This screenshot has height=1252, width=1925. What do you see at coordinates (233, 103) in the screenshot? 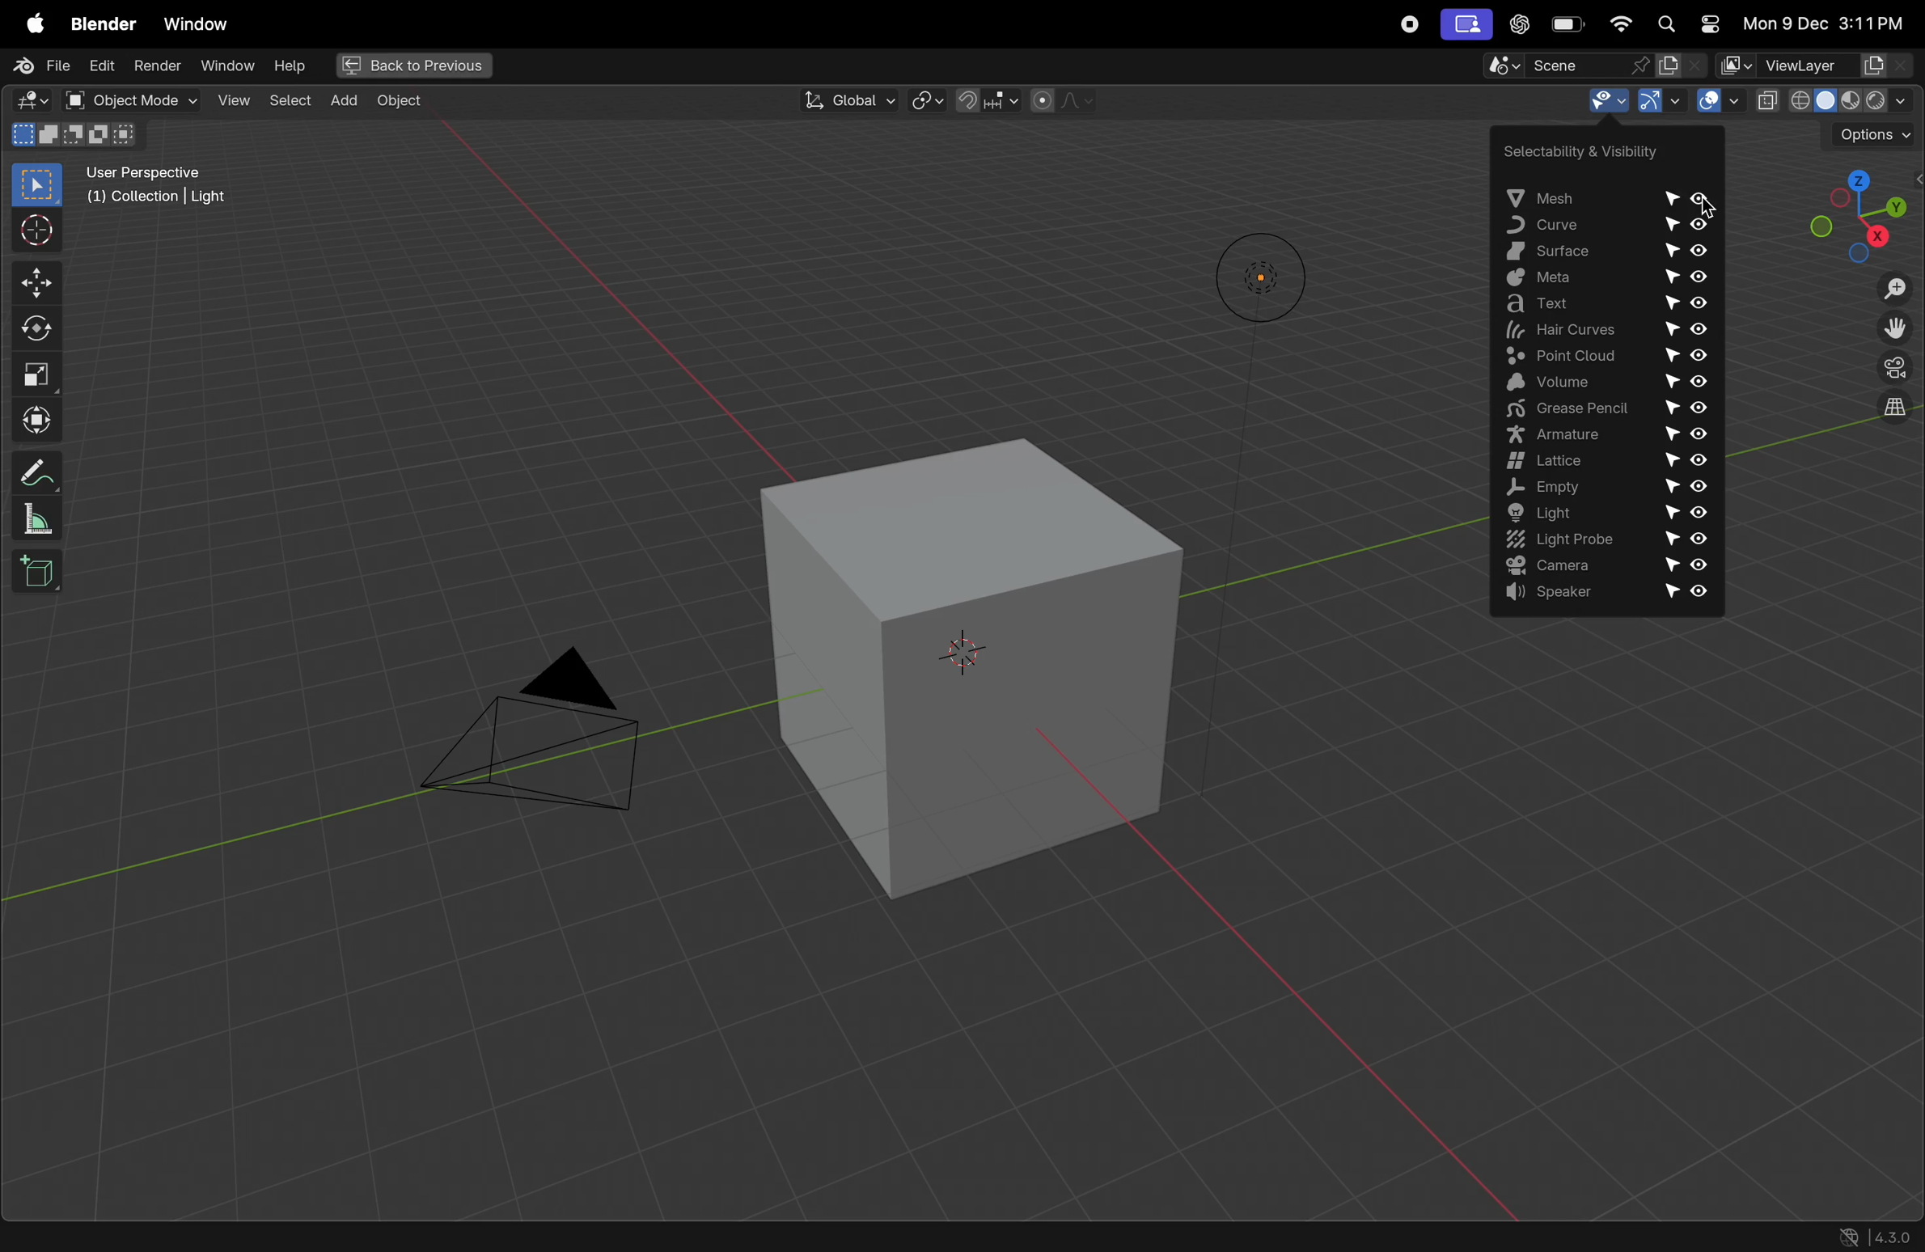
I see `view` at bounding box center [233, 103].